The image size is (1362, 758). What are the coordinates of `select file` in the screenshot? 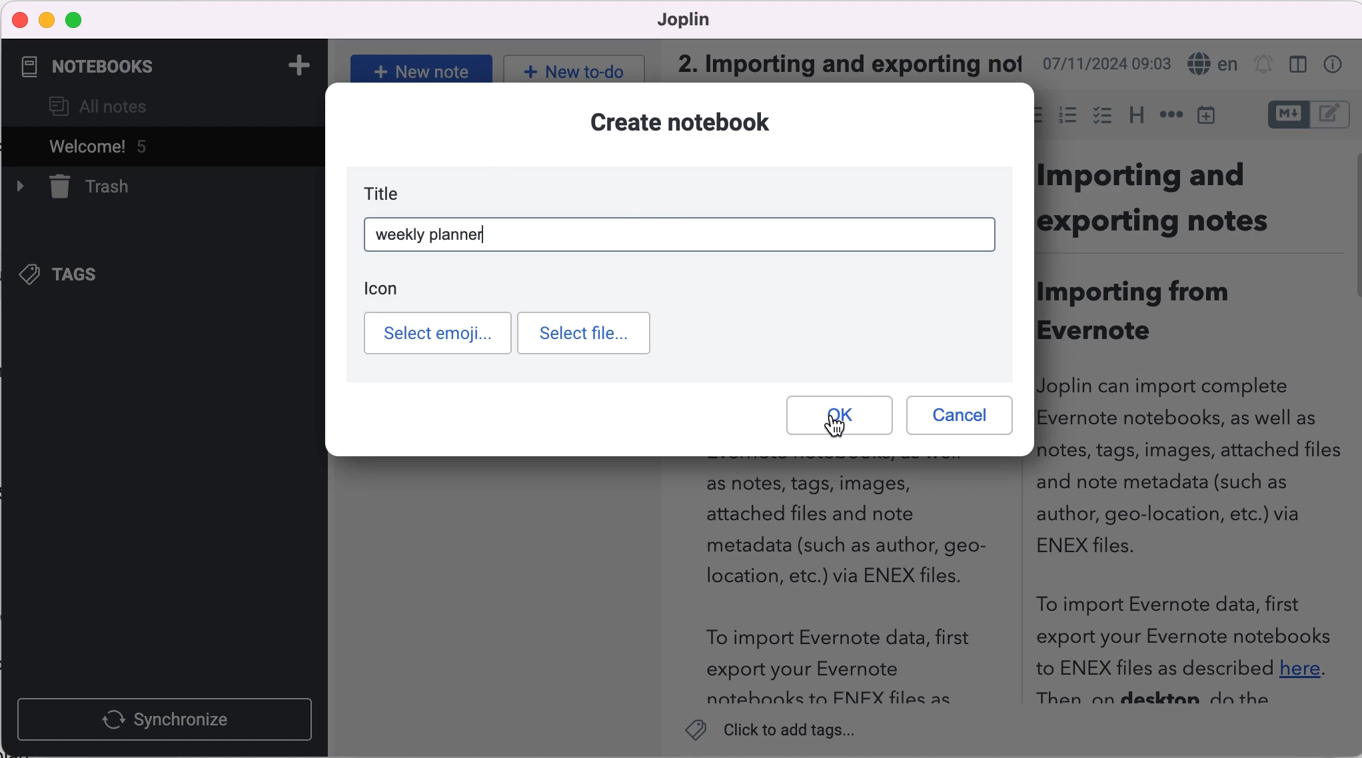 It's located at (586, 334).